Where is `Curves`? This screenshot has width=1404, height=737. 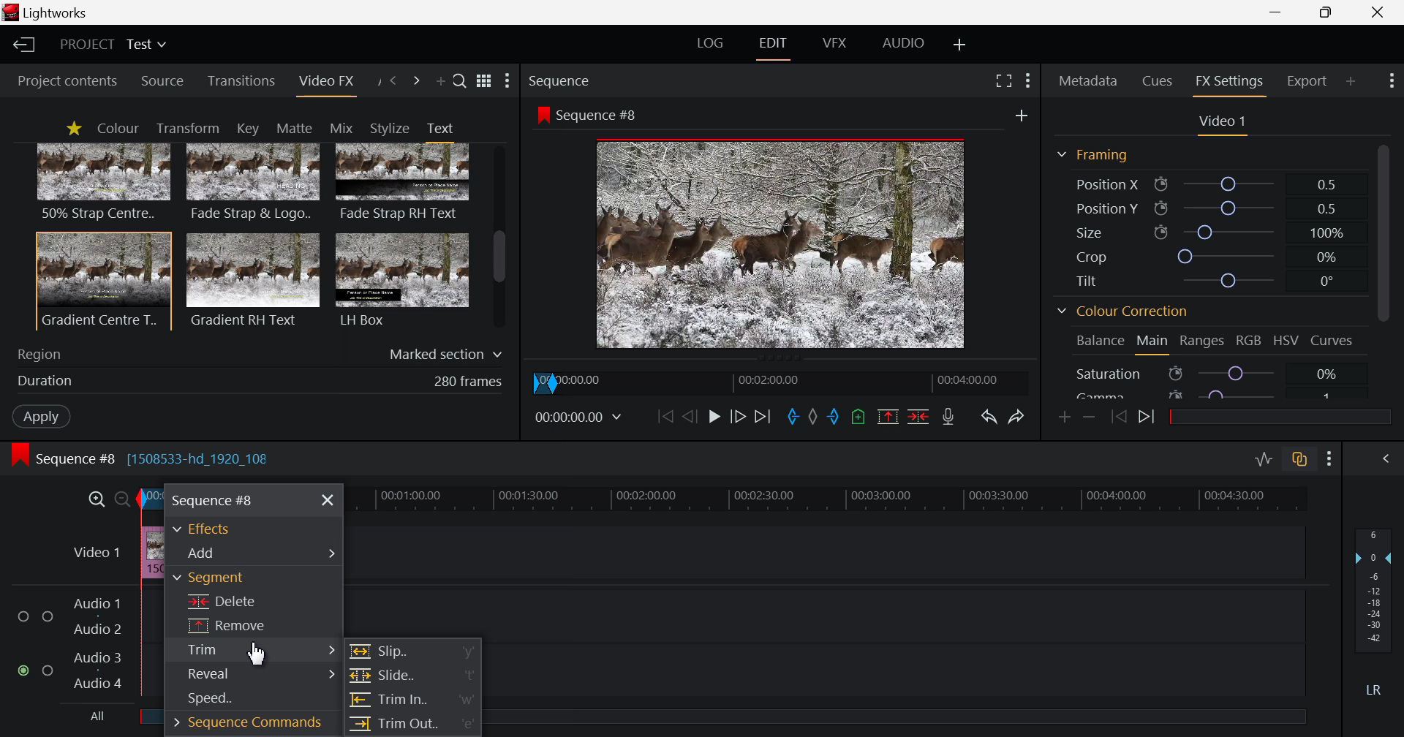 Curves is located at coordinates (1335, 339).